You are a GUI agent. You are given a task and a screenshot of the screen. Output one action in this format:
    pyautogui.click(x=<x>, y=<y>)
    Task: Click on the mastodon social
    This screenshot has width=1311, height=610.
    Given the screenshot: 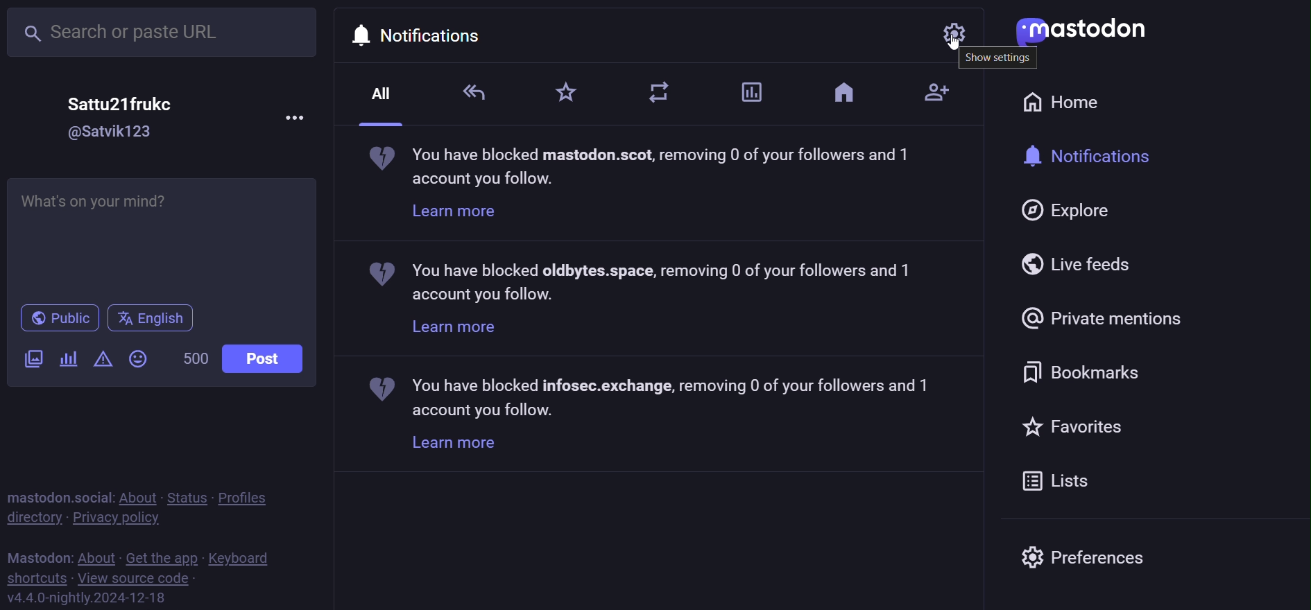 What is the action you would take?
    pyautogui.click(x=58, y=495)
    